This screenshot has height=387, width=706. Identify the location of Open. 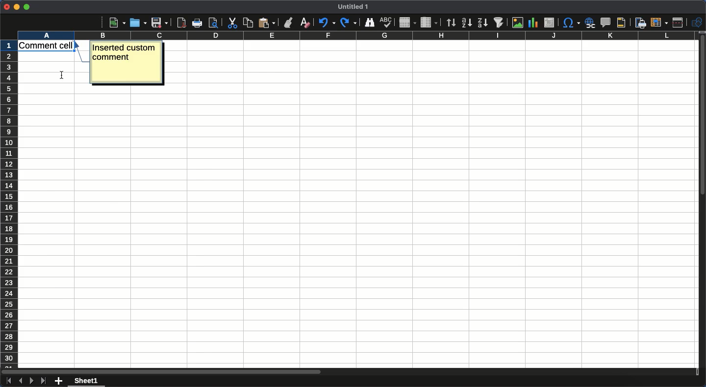
(138, 24).